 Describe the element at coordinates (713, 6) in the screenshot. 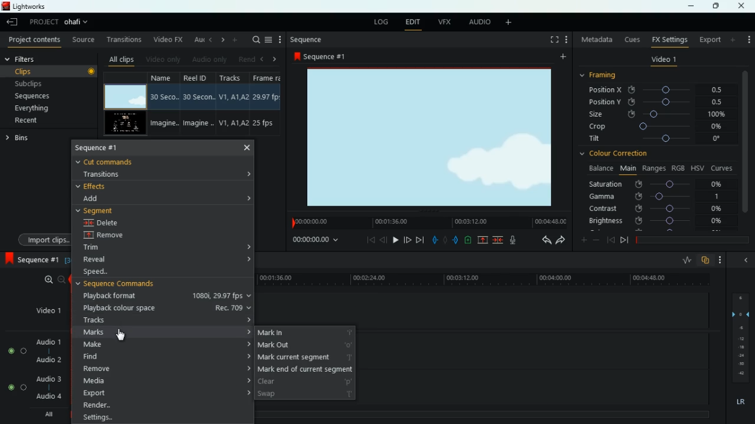

I see `maximize` at that location.